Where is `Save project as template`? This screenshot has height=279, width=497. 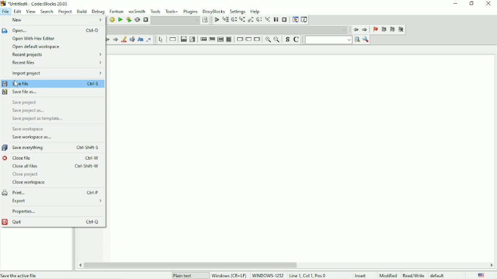
Save project as template is located at coordinates (41, 119).